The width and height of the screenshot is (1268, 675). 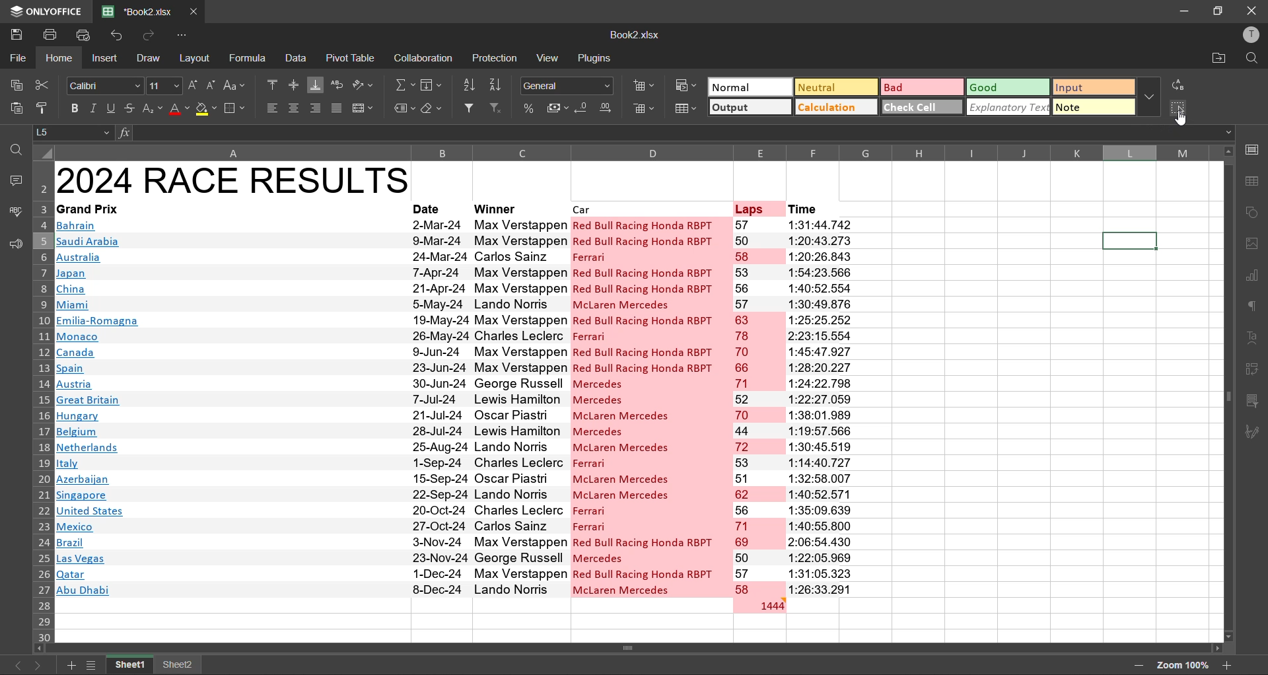 What do you see at coordinates (49, 35) in the screenshot?
I see `print` at bounding box center [49, 35].